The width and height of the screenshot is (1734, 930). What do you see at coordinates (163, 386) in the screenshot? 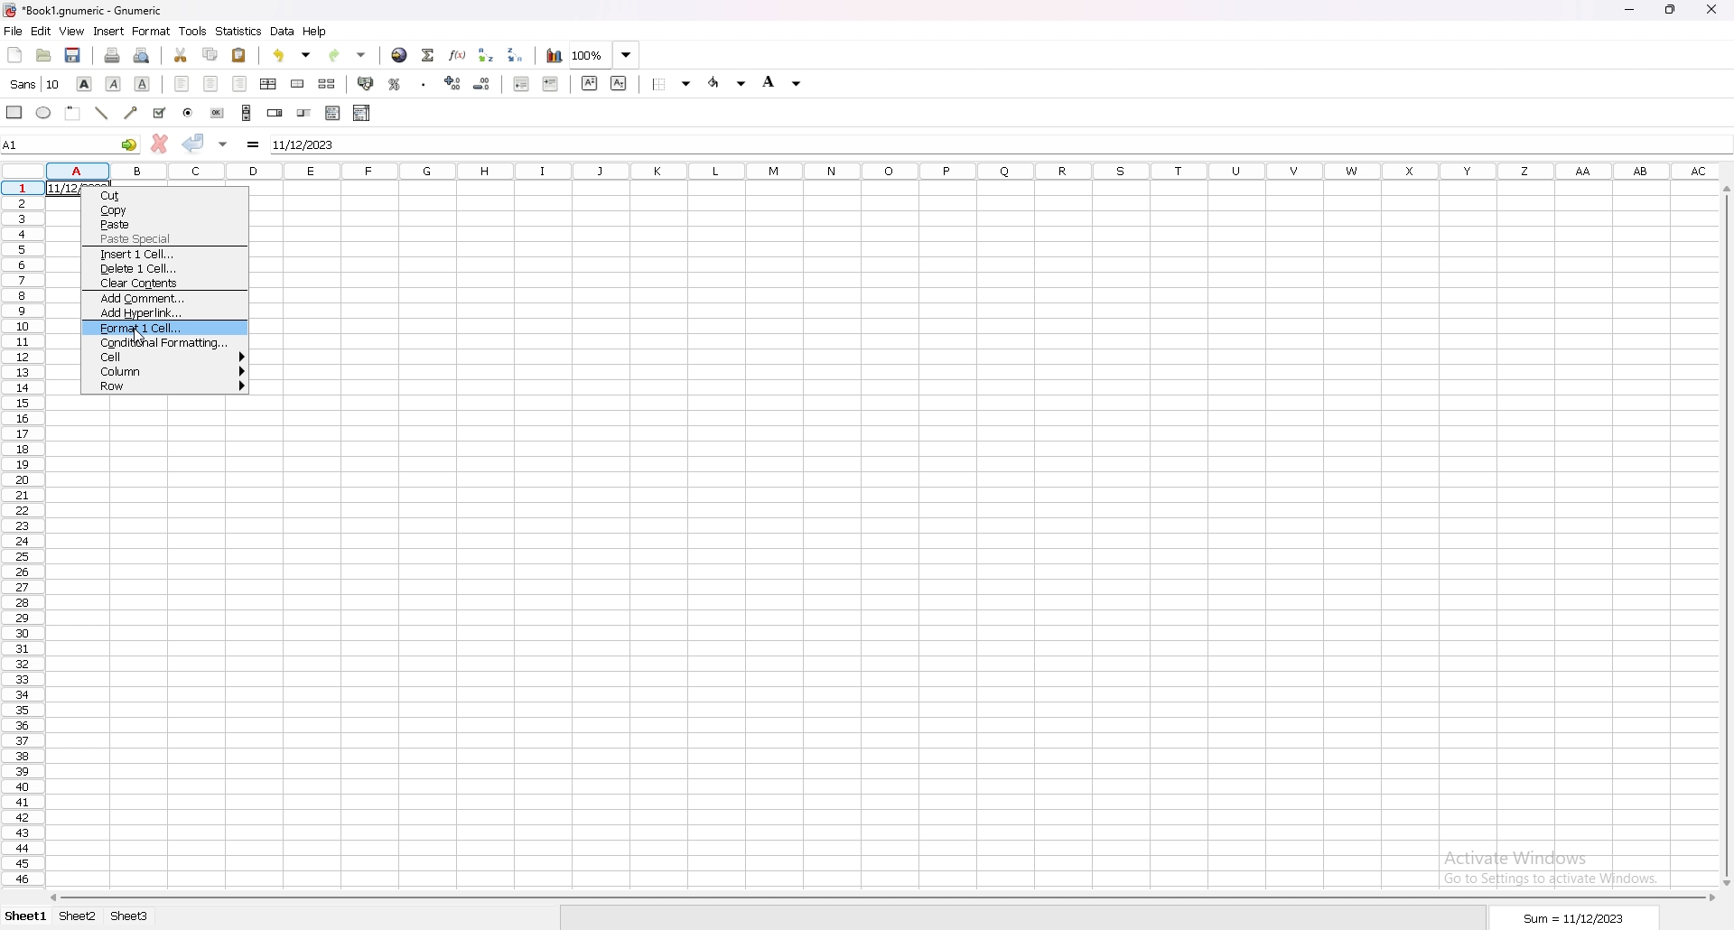
I see `row` at bounding box center [163, 386].